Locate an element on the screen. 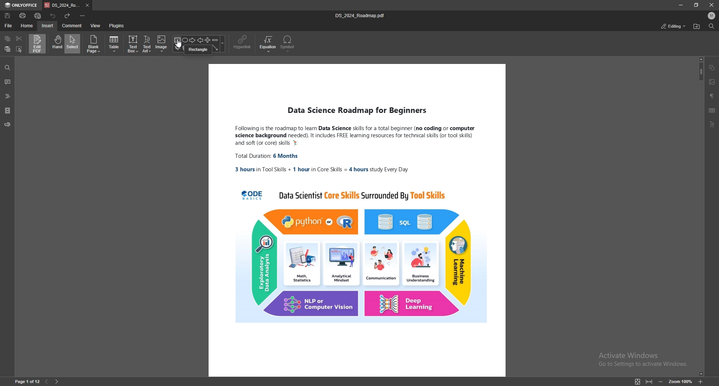 This screenshot has height=386, width=719. pages is located at coordinates (7, 110).